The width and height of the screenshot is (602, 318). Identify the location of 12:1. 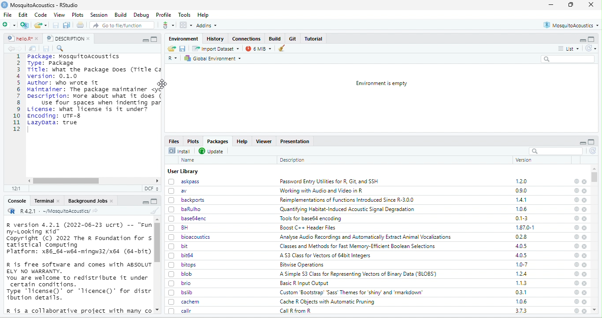
(18, 188).